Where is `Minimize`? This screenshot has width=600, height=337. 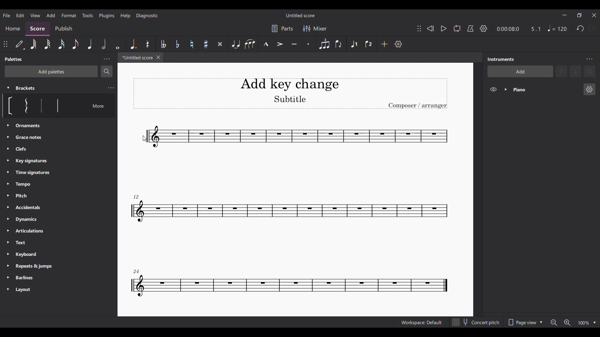 Minimize is located at coordinates (564, 15).